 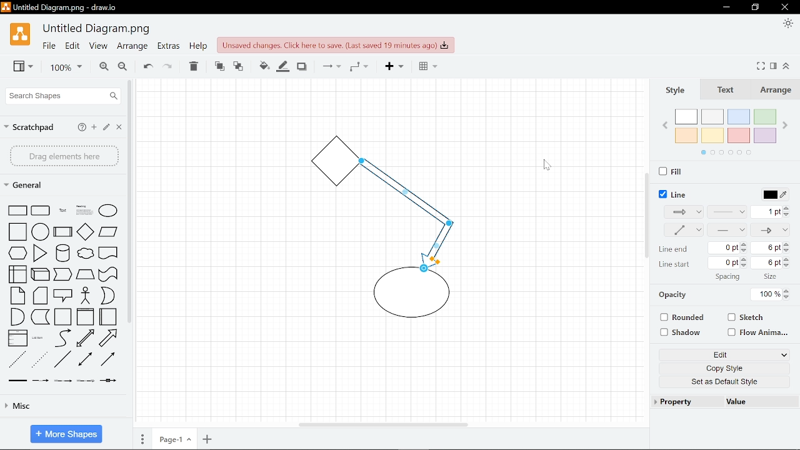 I want to click on Style, so click(x=678, y=91).